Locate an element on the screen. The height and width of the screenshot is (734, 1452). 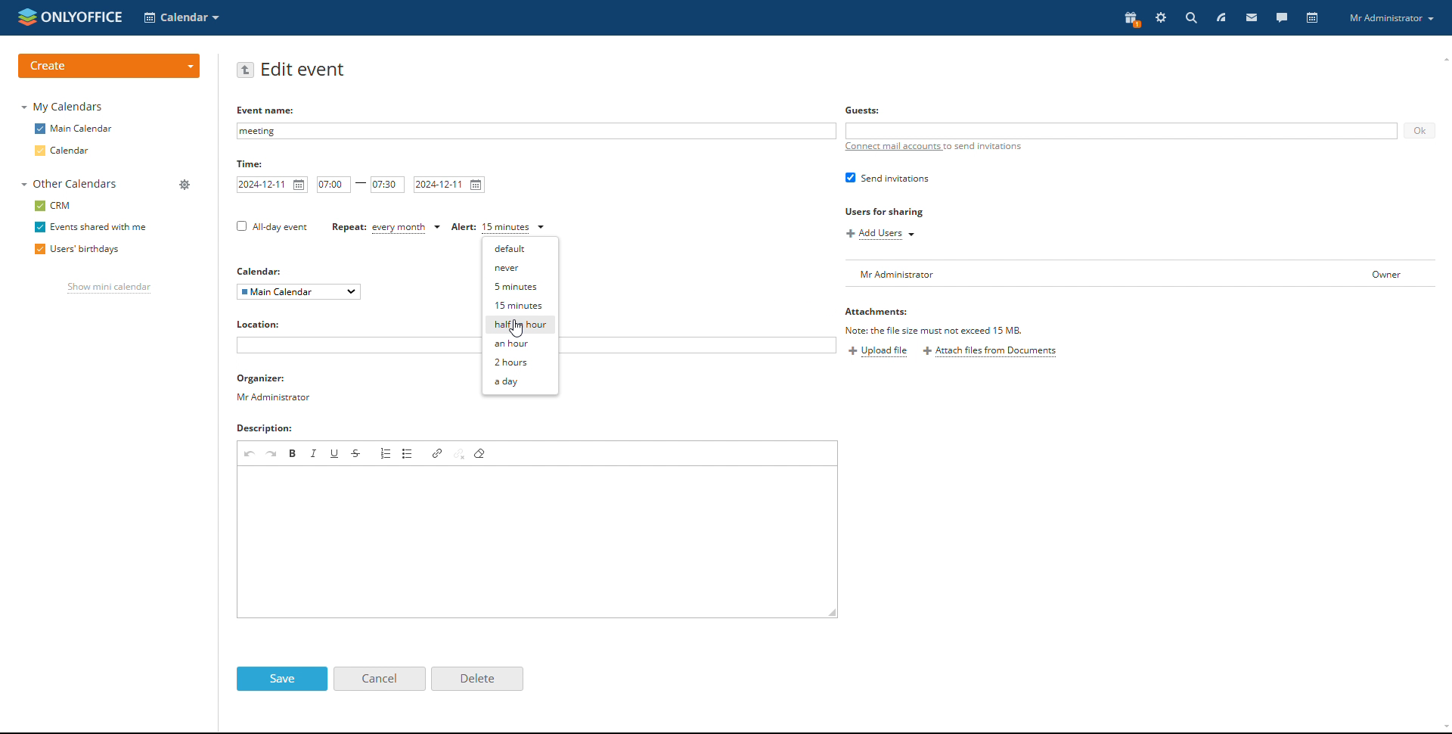
g is located at coordinates (858, 110).